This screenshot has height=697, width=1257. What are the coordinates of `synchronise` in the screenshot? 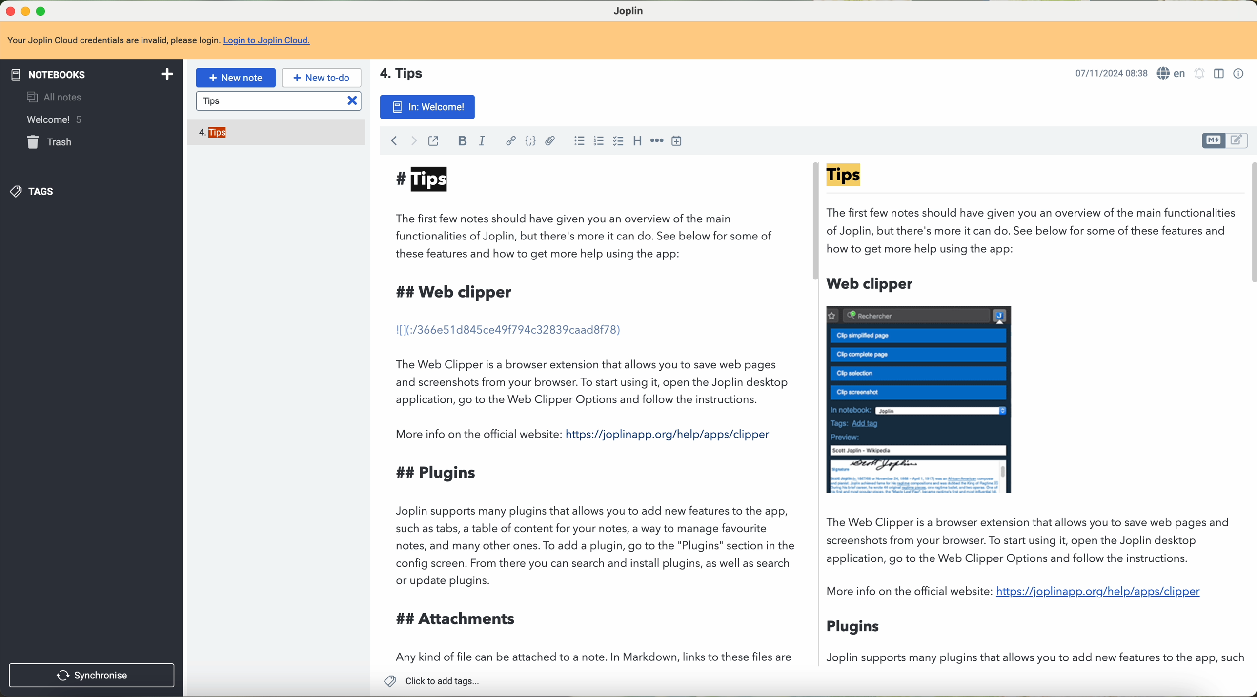 It's located at (93, 674).